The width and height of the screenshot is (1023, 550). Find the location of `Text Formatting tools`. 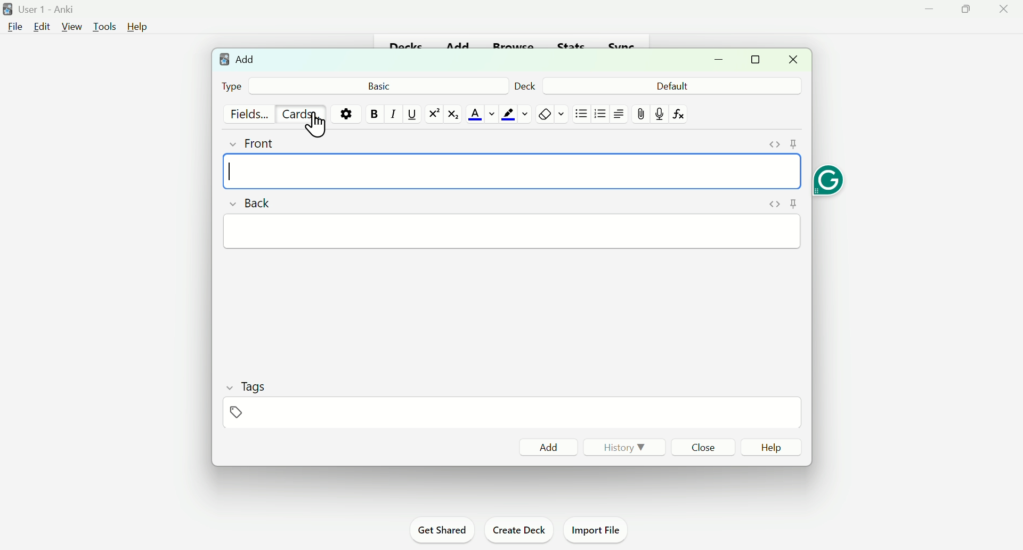

Text Formatting tools is located at coordinates (515, 114).